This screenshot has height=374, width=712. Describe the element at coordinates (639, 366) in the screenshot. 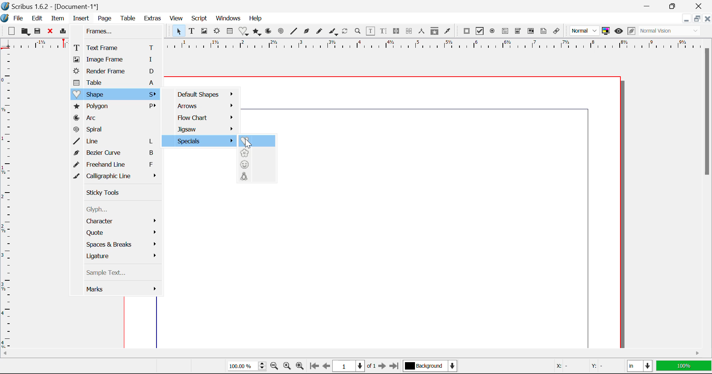

I see `in` at that location.